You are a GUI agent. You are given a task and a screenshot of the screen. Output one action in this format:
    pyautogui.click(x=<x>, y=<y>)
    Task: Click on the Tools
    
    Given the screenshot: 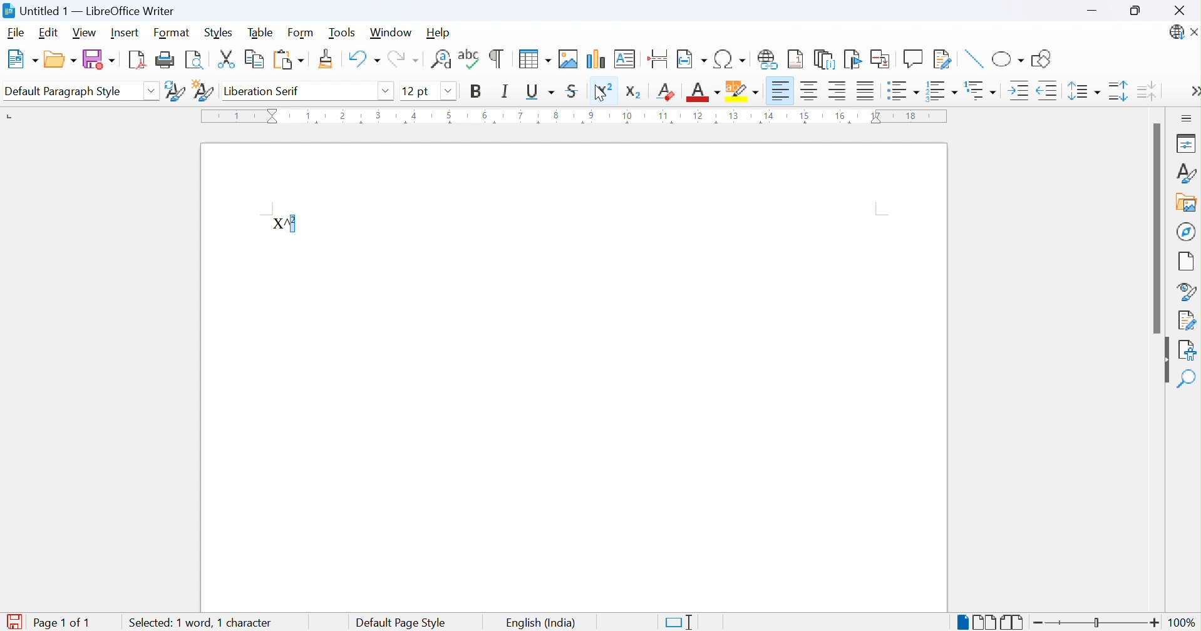 What is the action you would take?
    pyautogui.click(x=341, y=33)
    